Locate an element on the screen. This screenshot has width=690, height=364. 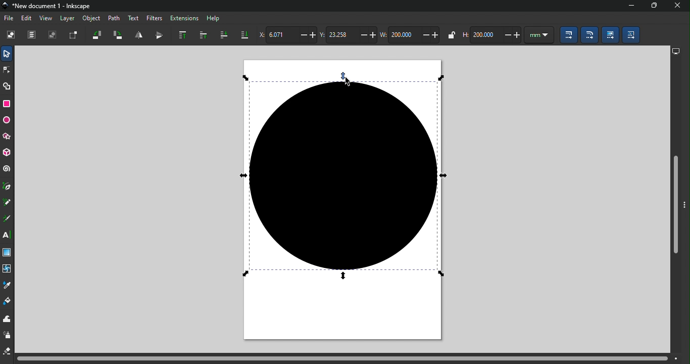
Deselect all selected objects is located at coordinates (53, 36).